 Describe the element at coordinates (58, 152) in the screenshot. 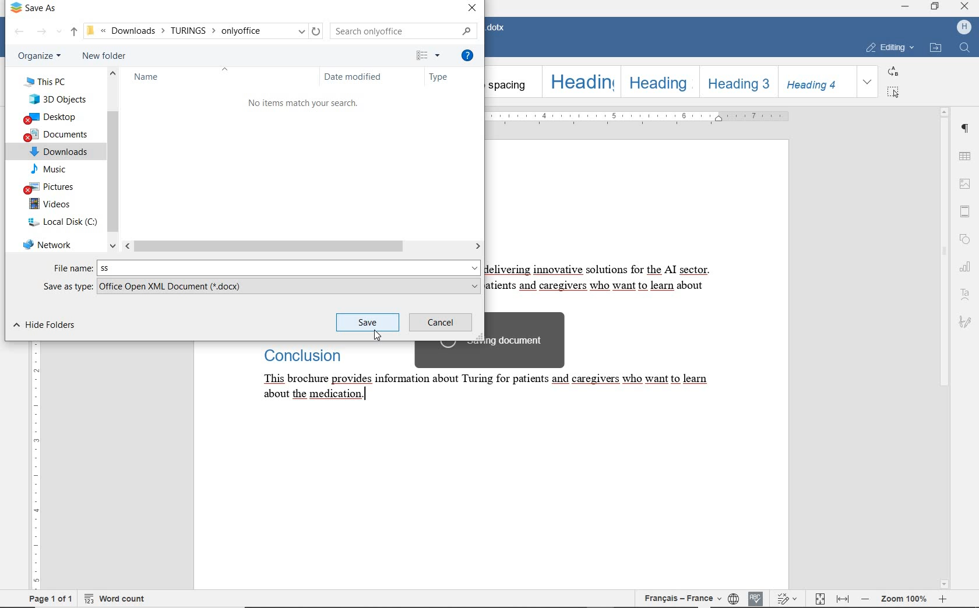

I see `DOWNLOADS` at that location.